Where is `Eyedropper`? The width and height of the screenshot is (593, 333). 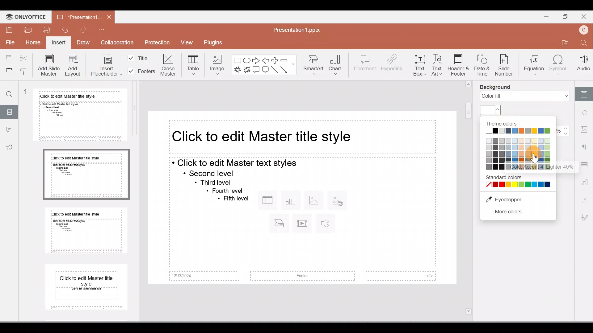 Eyedropper is located at coordinates (510, 199).